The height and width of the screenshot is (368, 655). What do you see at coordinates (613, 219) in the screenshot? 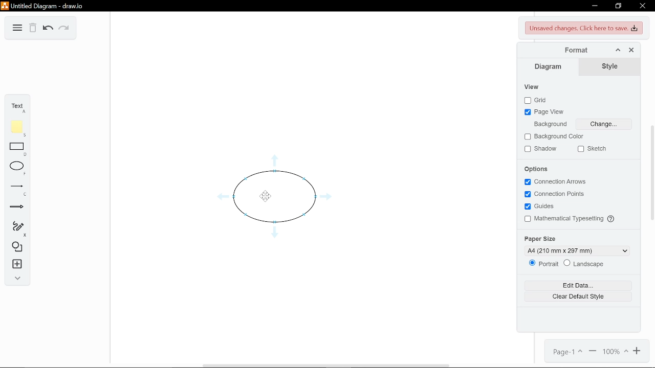
I see `` at bounding box center [613, 219].